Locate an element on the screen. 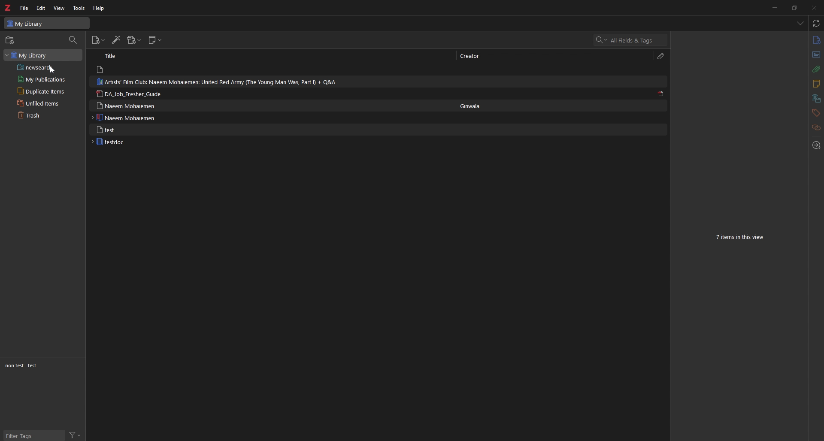 The width and height of the screenshot is (824, 441). info is located at coordinates (815, 41).